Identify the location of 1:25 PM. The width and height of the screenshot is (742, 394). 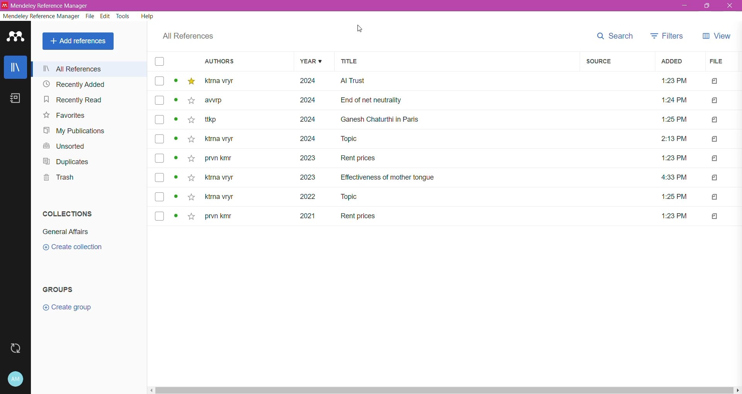
(674, 195).